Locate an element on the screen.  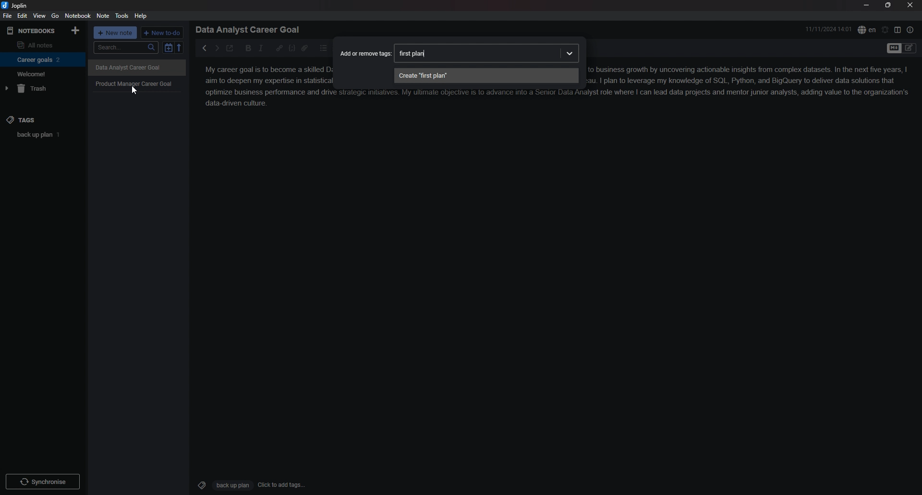
bold is located at coordinates (249, 48).